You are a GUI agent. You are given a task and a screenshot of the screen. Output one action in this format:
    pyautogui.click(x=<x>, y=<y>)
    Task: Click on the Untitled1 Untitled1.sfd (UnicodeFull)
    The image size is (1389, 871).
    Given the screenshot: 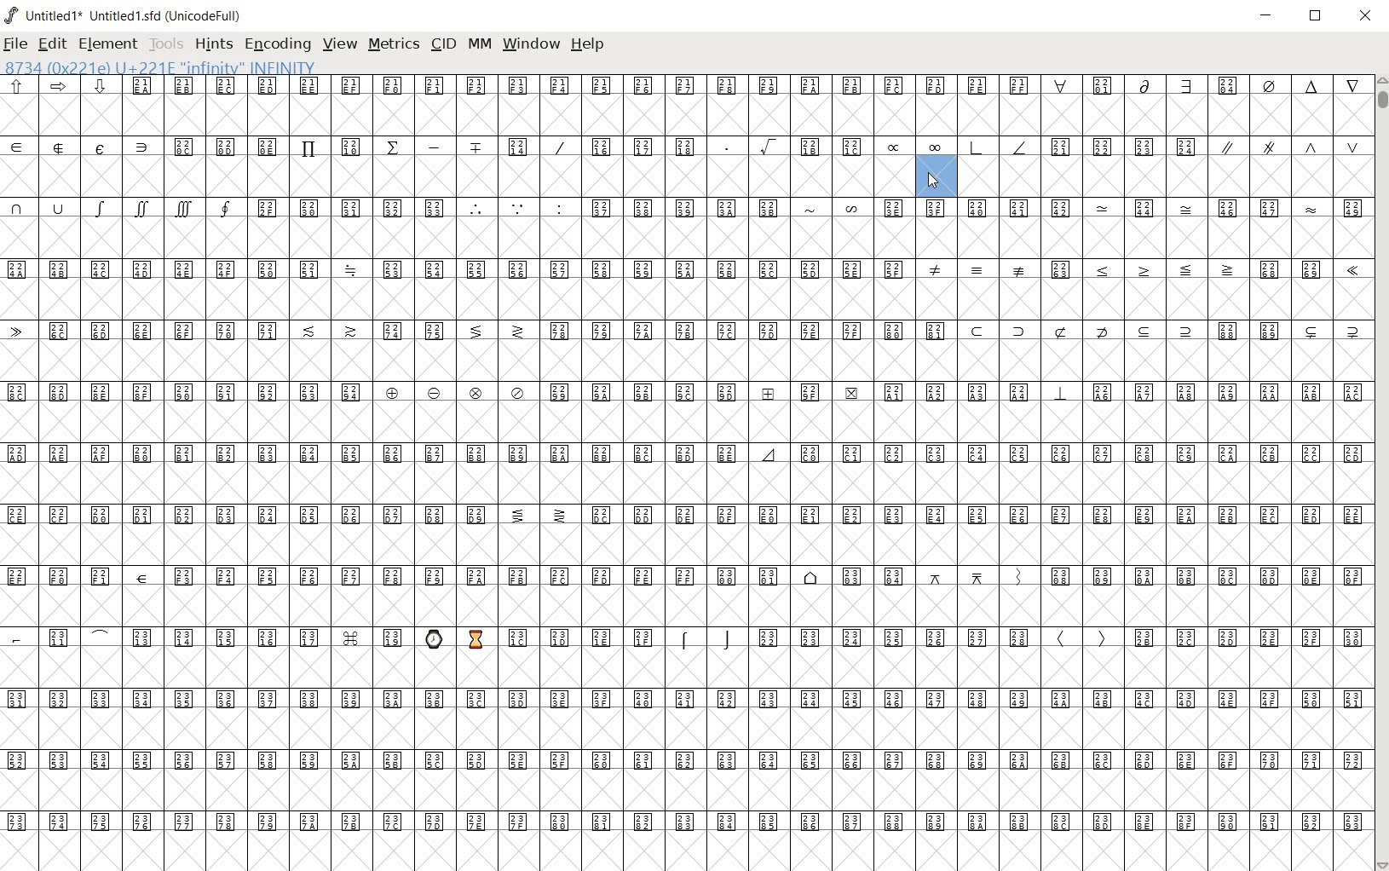 What is the action you would take?
    pyautogui.click(x=129, y=20)
    